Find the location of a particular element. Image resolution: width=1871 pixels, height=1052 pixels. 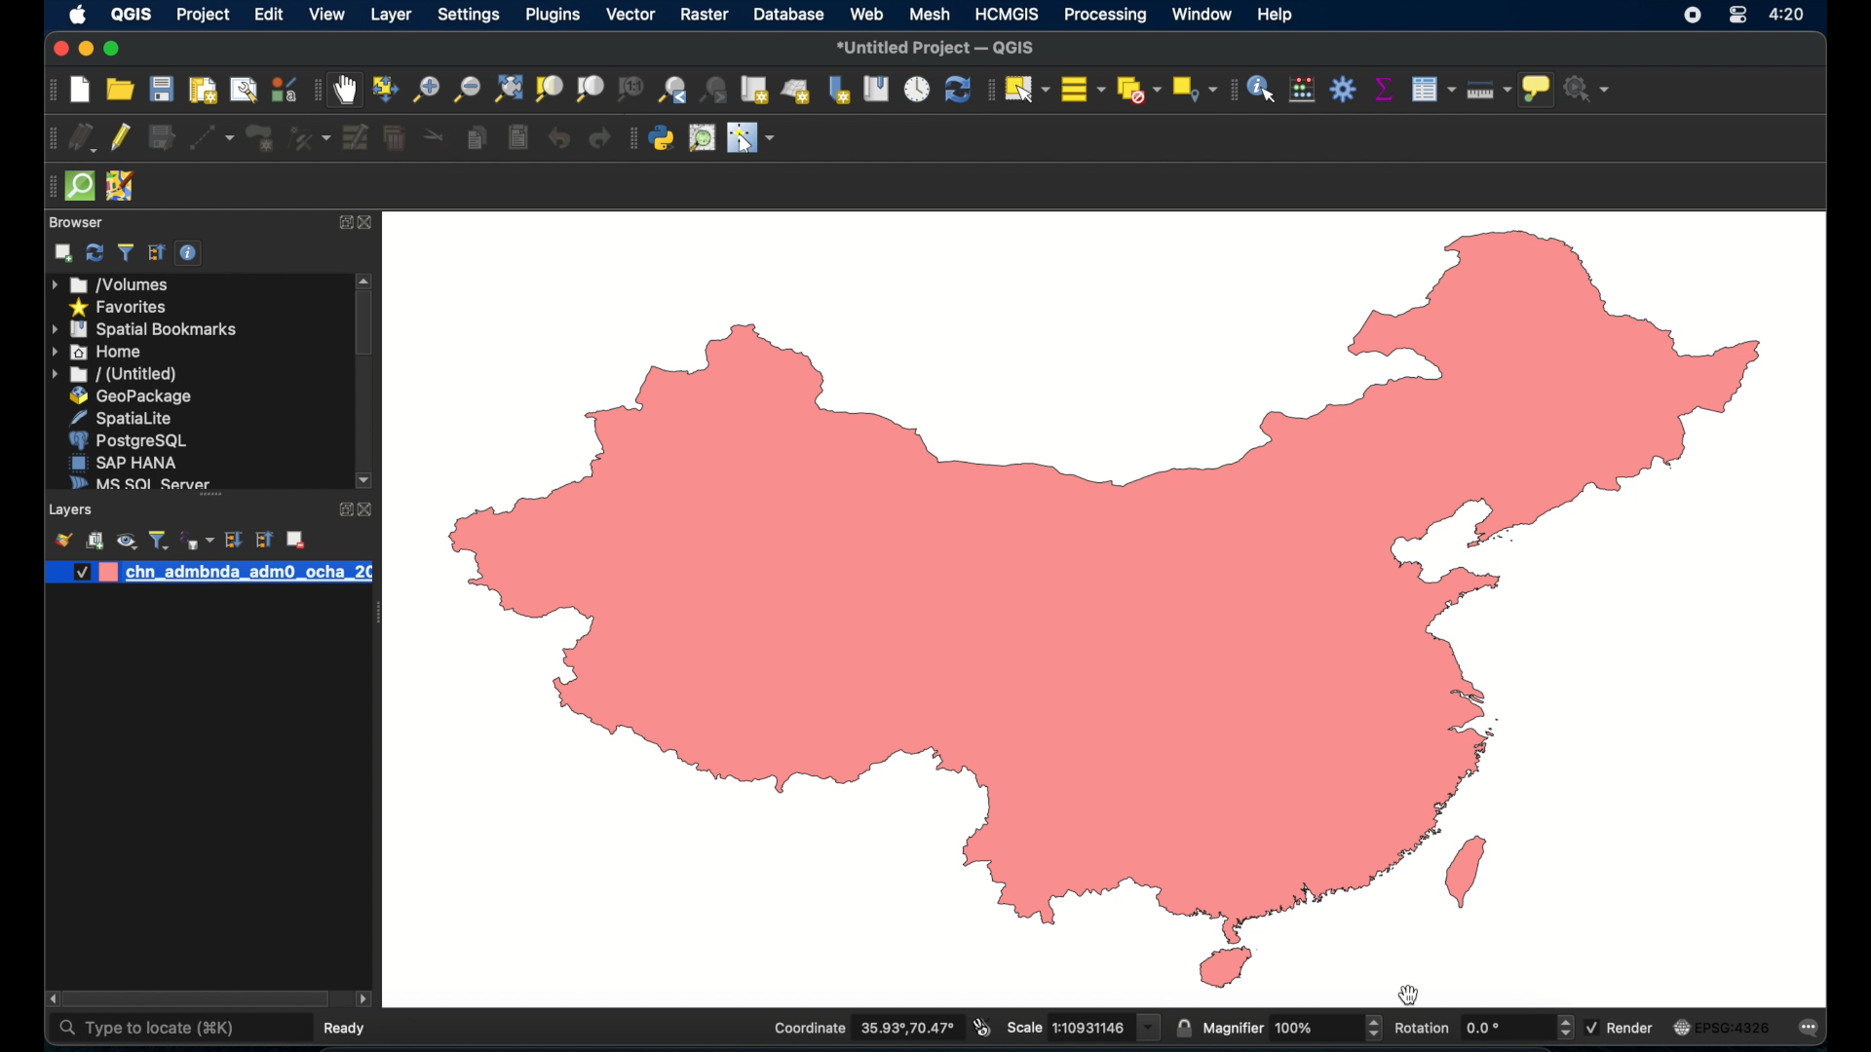

EPSG:4326 is located at coordinates (1722, 1026).